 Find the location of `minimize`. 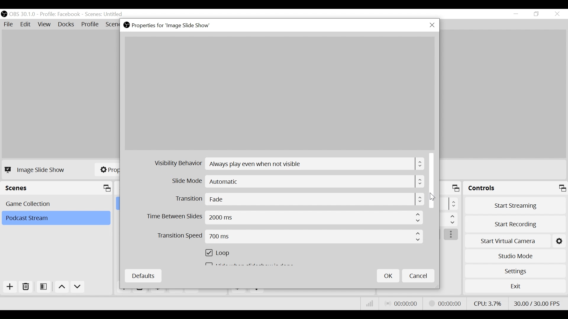

minimize is located at coordinates (517, 14).